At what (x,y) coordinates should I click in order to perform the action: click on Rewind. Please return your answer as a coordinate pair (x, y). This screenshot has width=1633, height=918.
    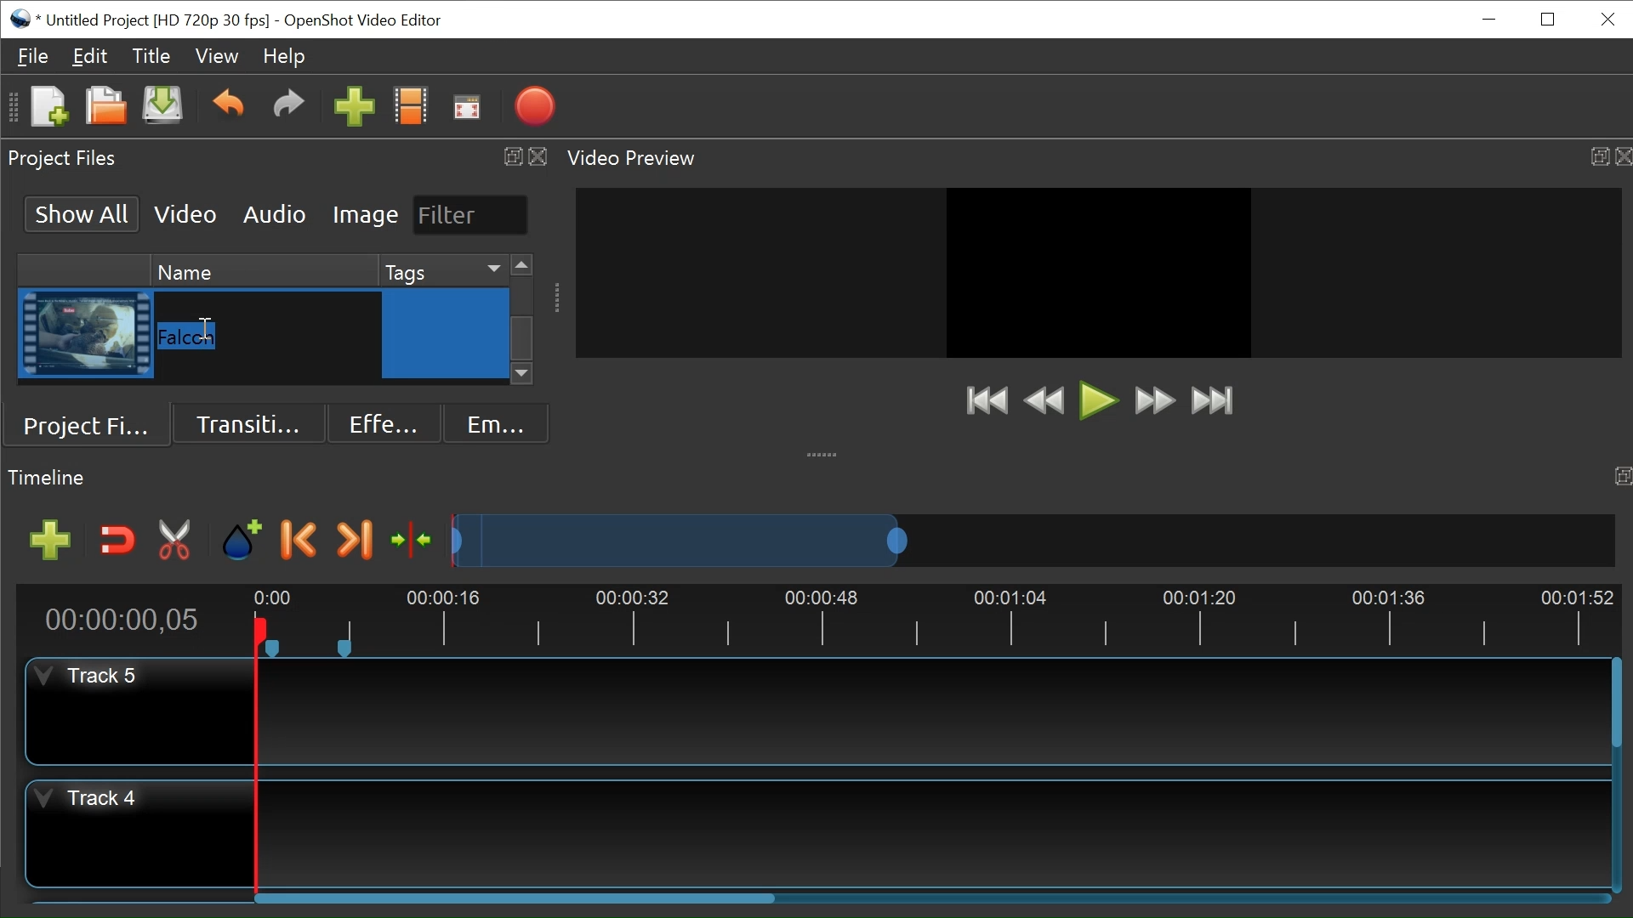
    Looking at the image, I should click on (1044, 400).